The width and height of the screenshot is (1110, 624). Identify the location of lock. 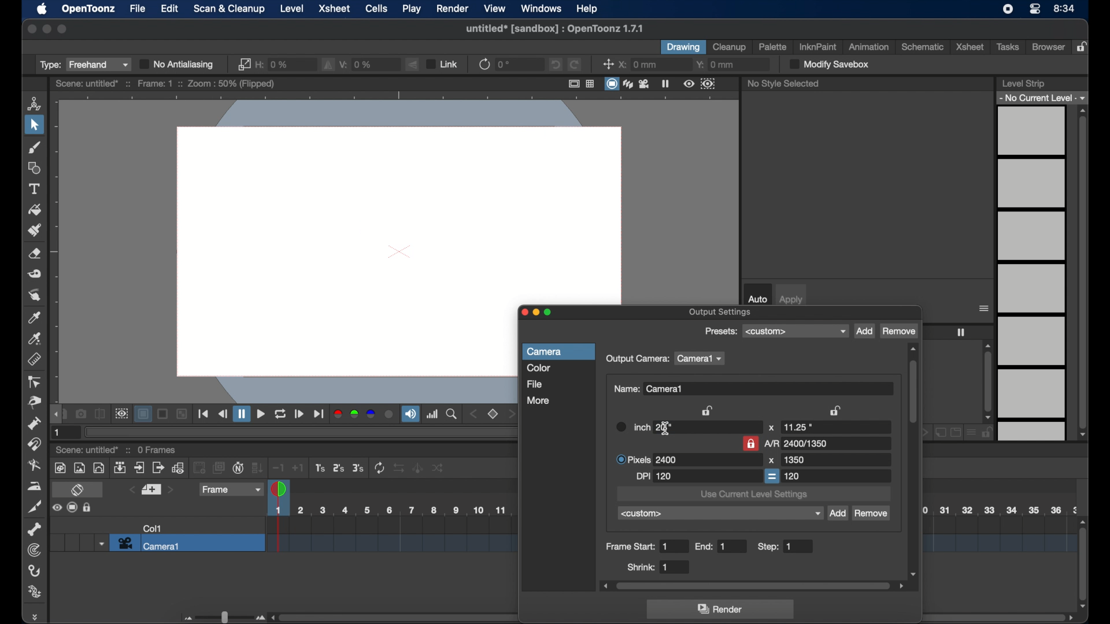
(750, 443).